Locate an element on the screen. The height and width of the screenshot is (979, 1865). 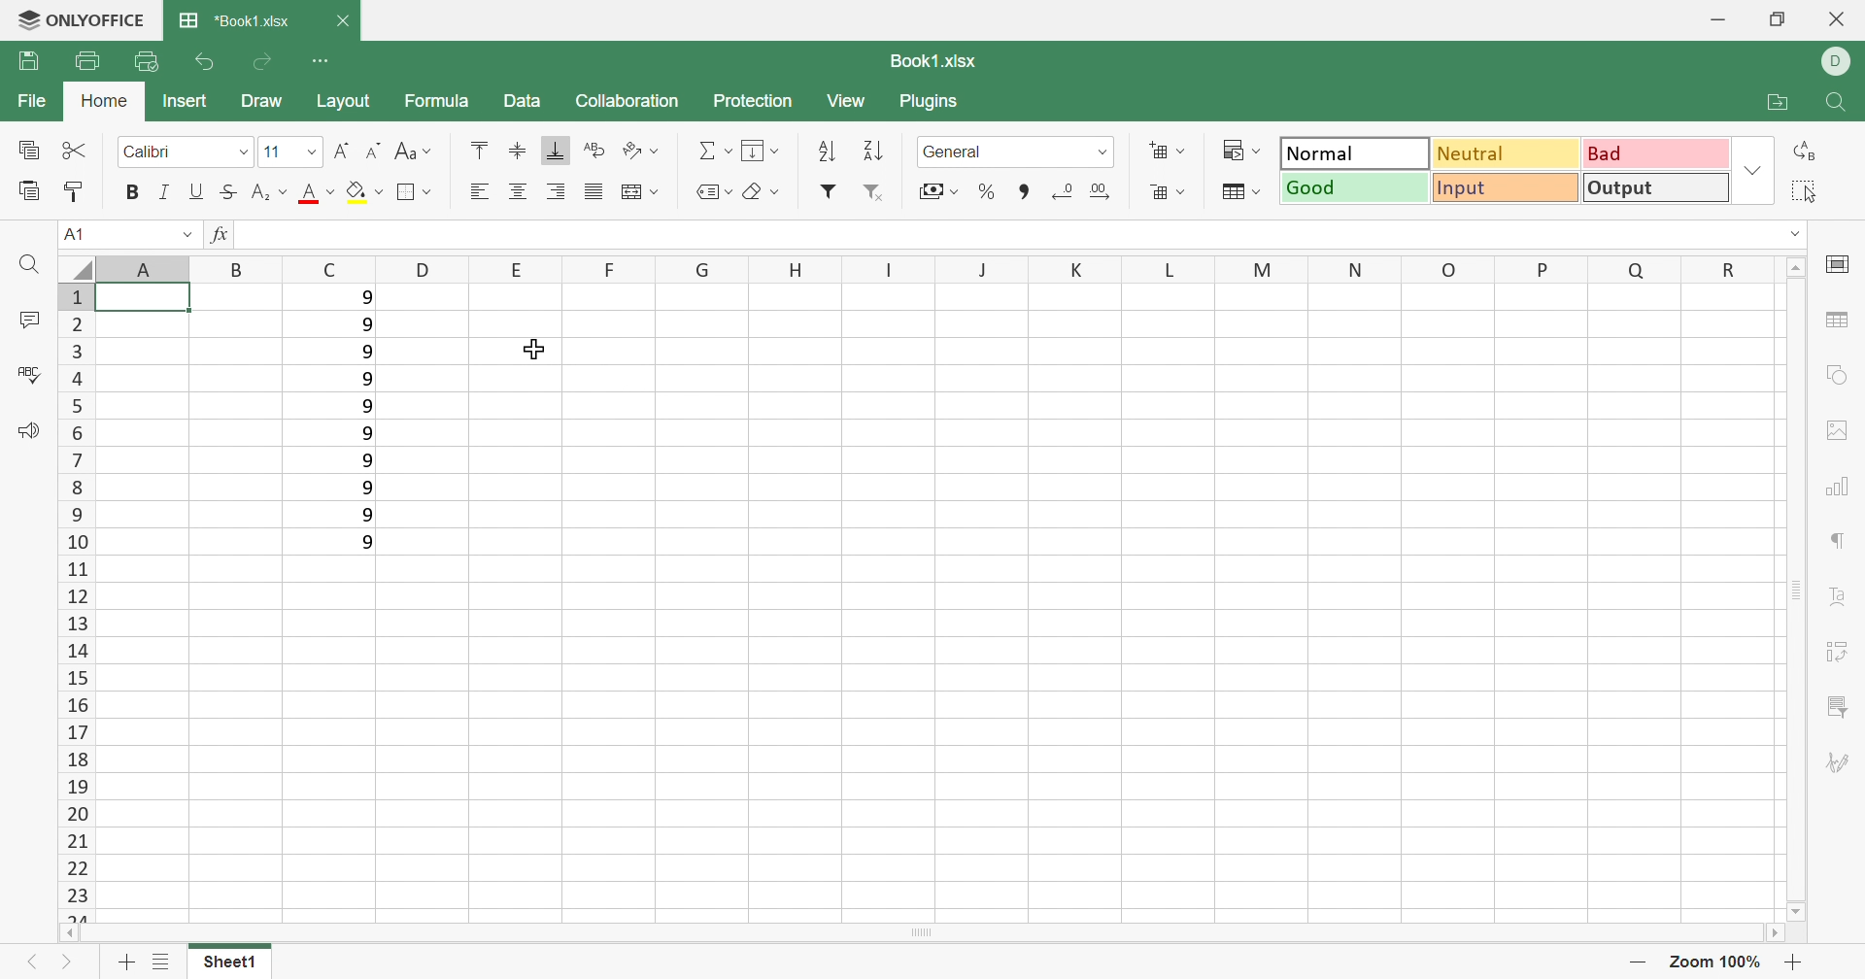
Good is located at coordinates (1357, 189).